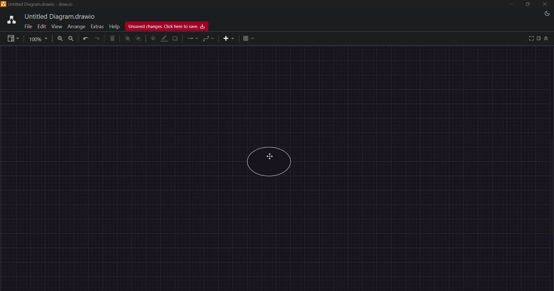  What do you see at coordinates (510, 4) in the screenshot?
I see `minimize` at bounding box center [510, 4].